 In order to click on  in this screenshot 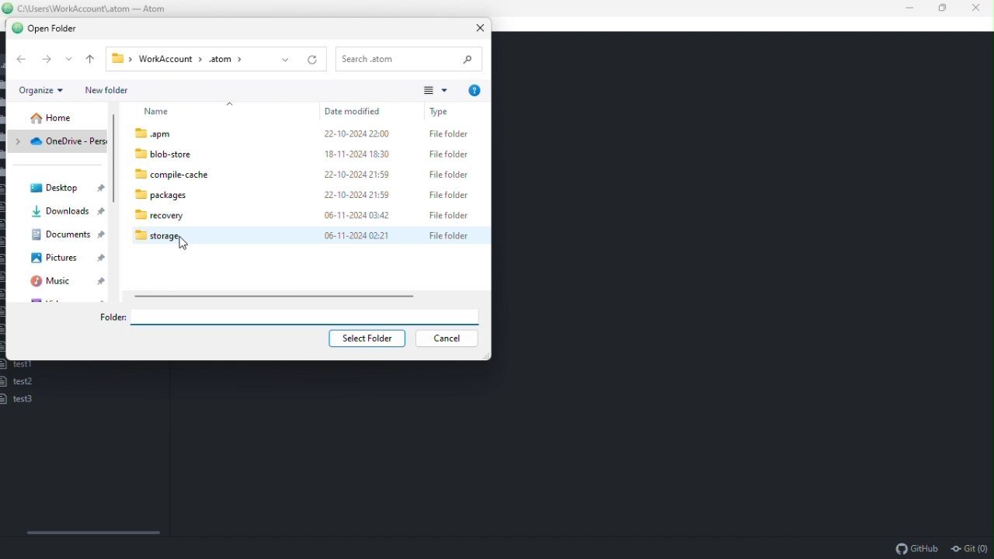, I will do `click(18, 59)`.